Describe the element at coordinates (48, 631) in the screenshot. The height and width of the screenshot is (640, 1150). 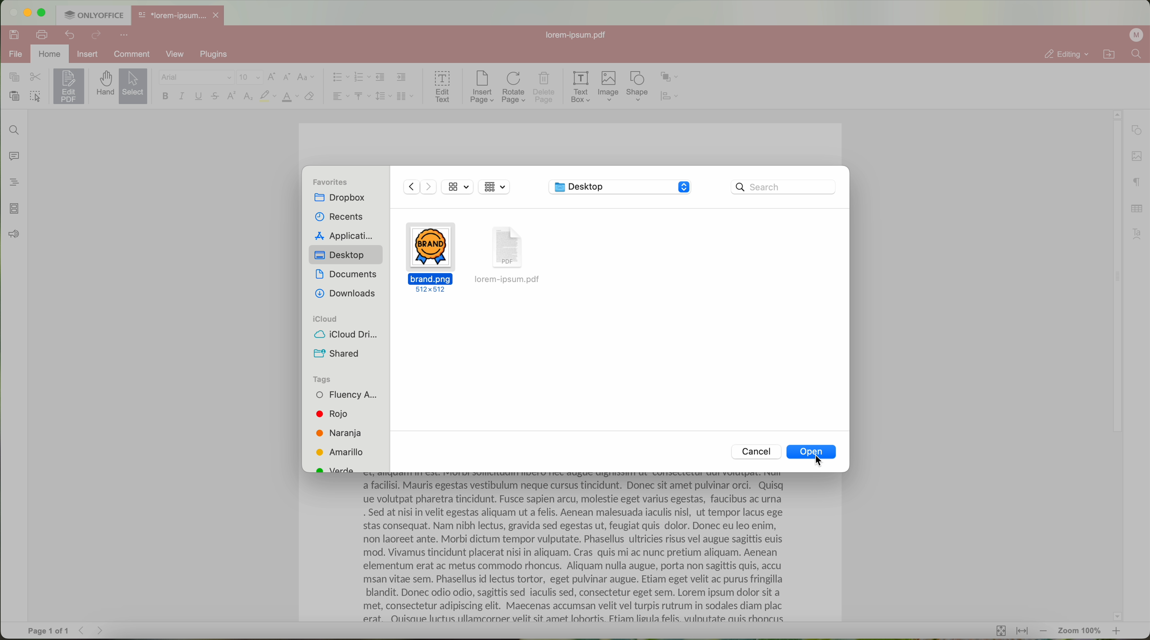
I see `page 1 of 1` at that location.